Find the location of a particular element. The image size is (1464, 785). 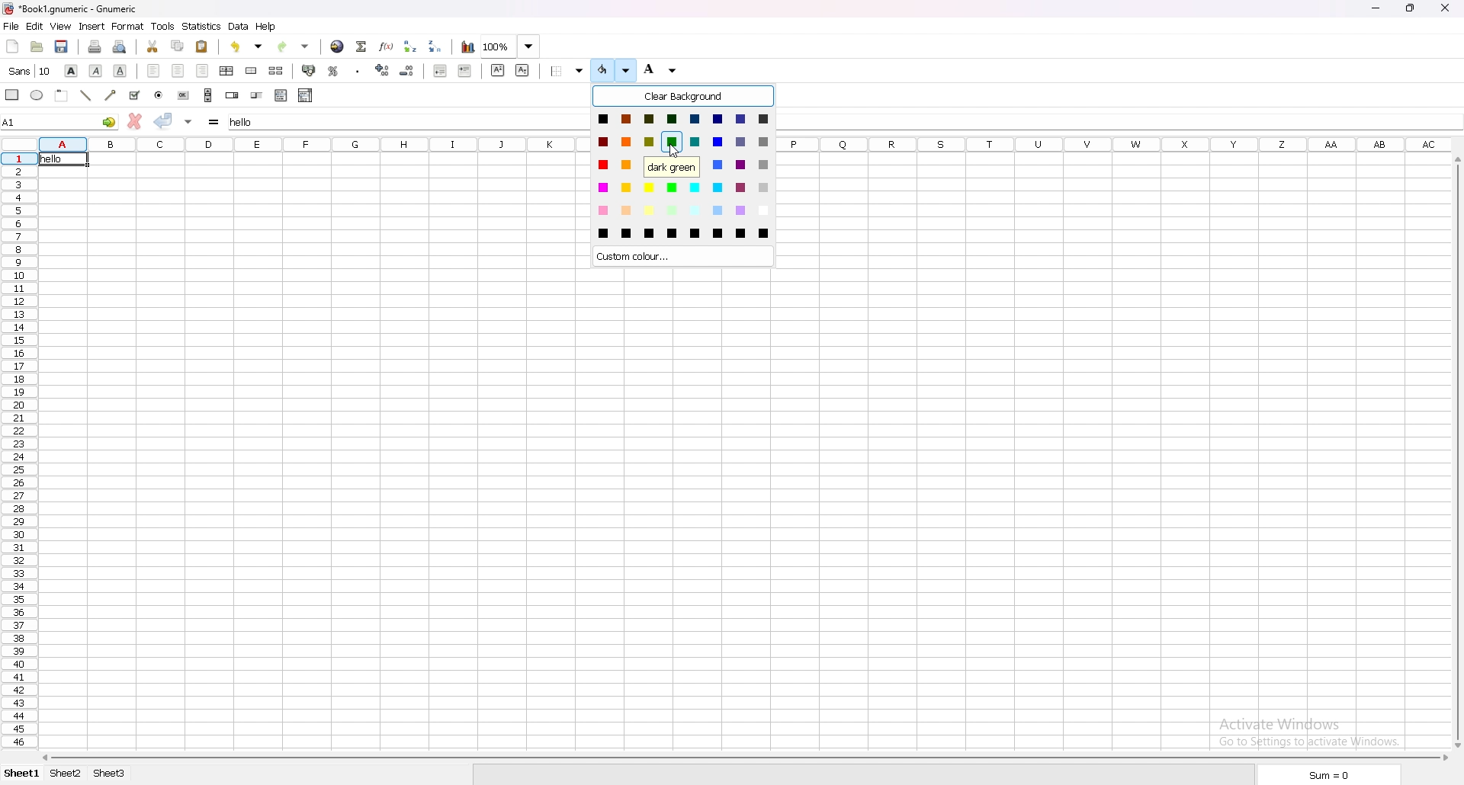

minimize is located at coordinates (1375, 8).